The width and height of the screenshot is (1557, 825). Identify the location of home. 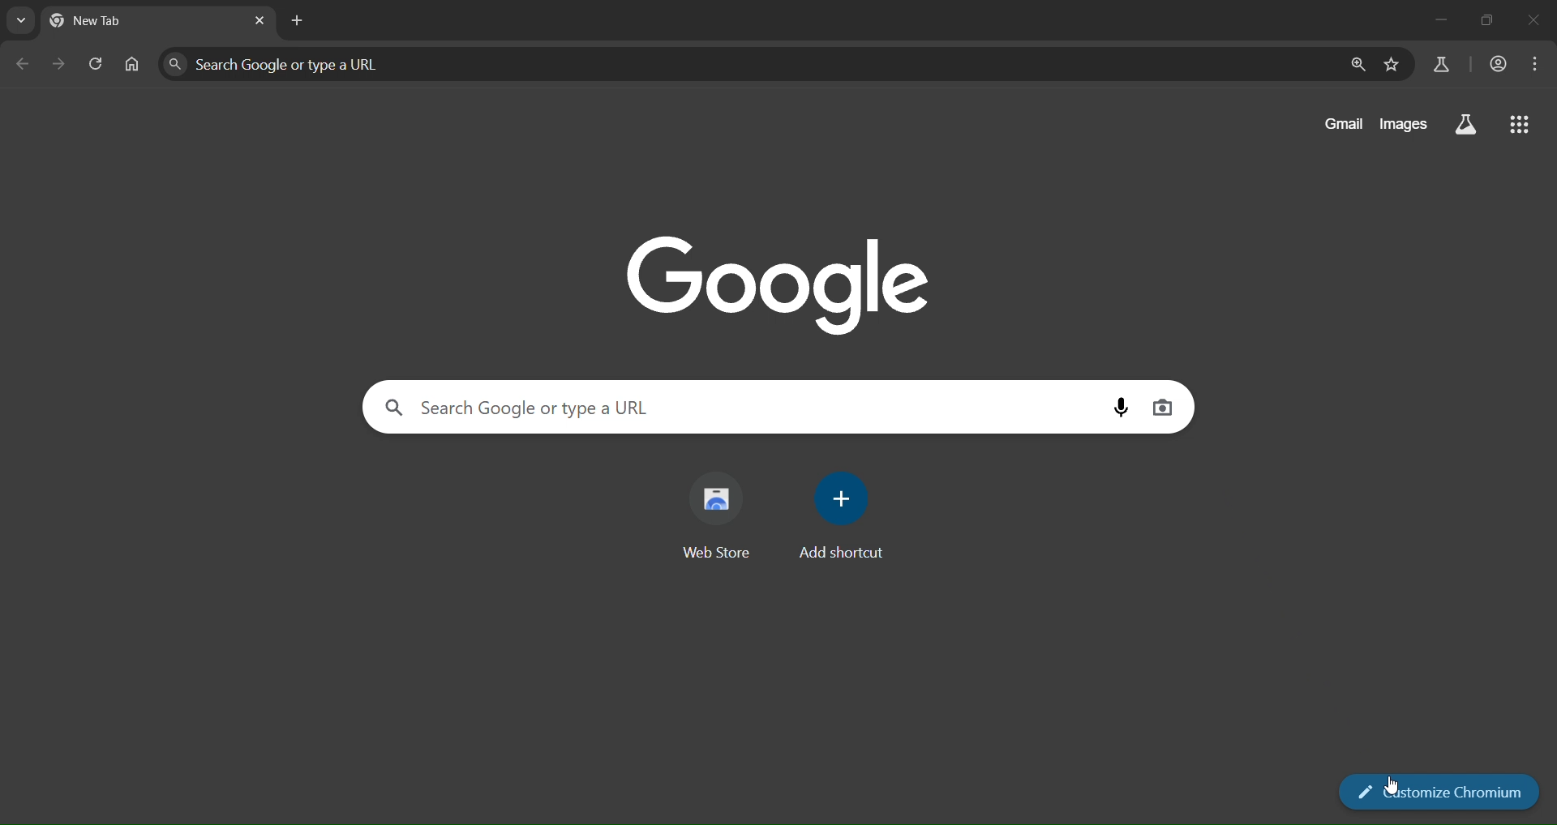
(131, 66).